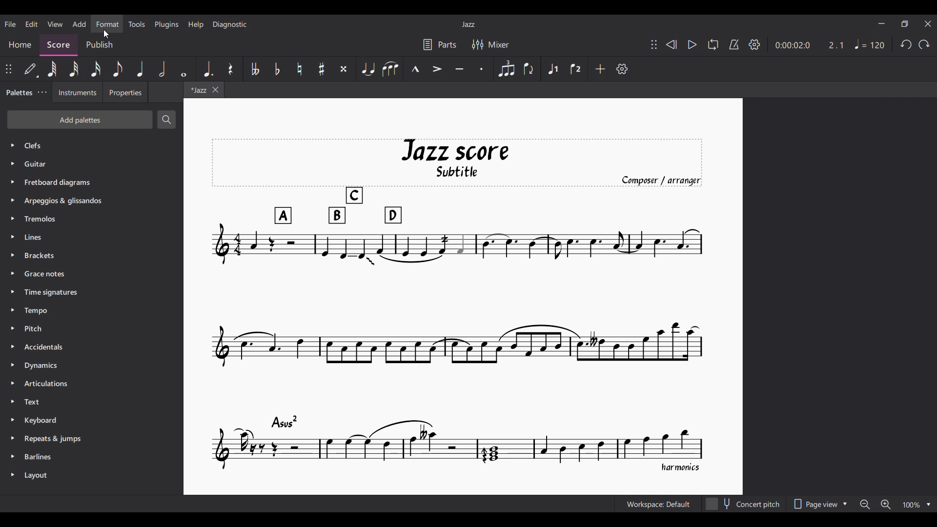 This screenshot has width=937, height=527. Describe the element at coordinates (8, 69) in the screenshot. I see `Change position` at that location.